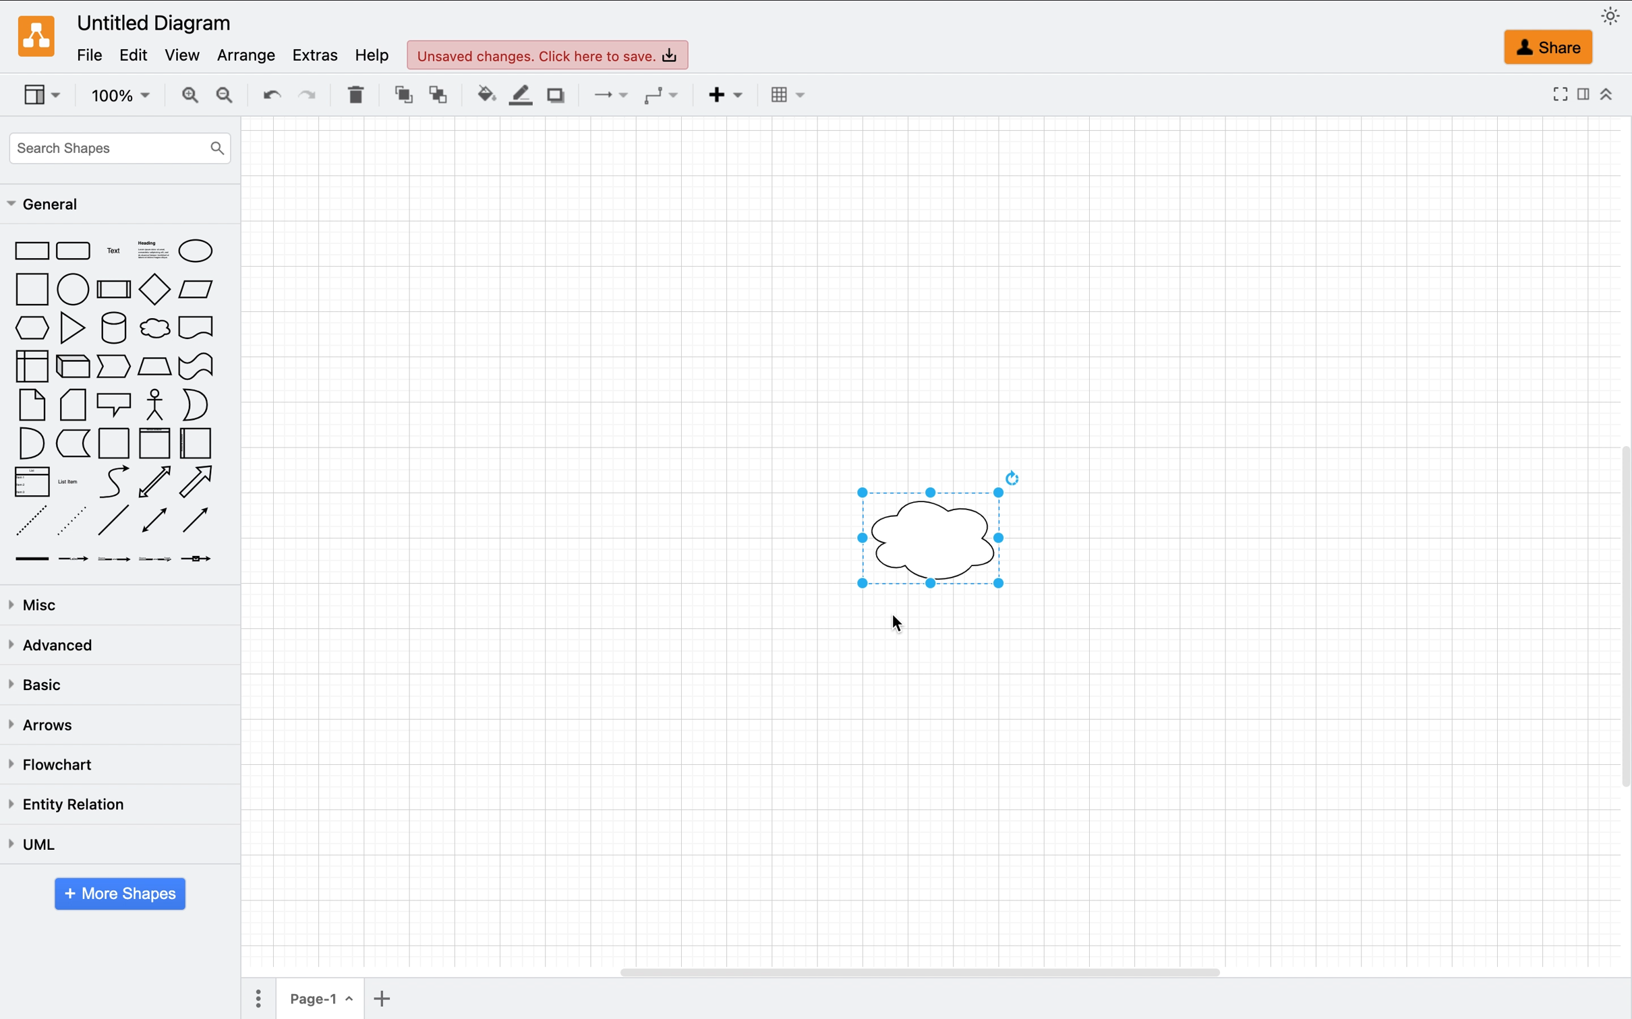 The width and height of the screenshot is (1632, 1019). Describe the element at coordinates (47, 729) in the screenshot. I see `arrows` at that location.